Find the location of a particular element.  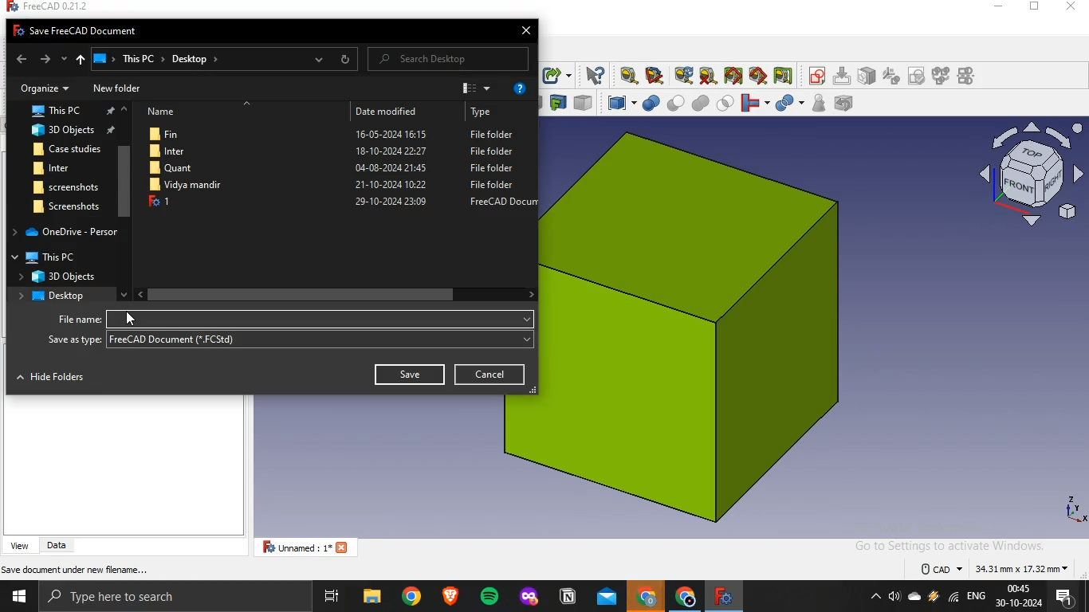

Inter is located at coordinates (328, 151).